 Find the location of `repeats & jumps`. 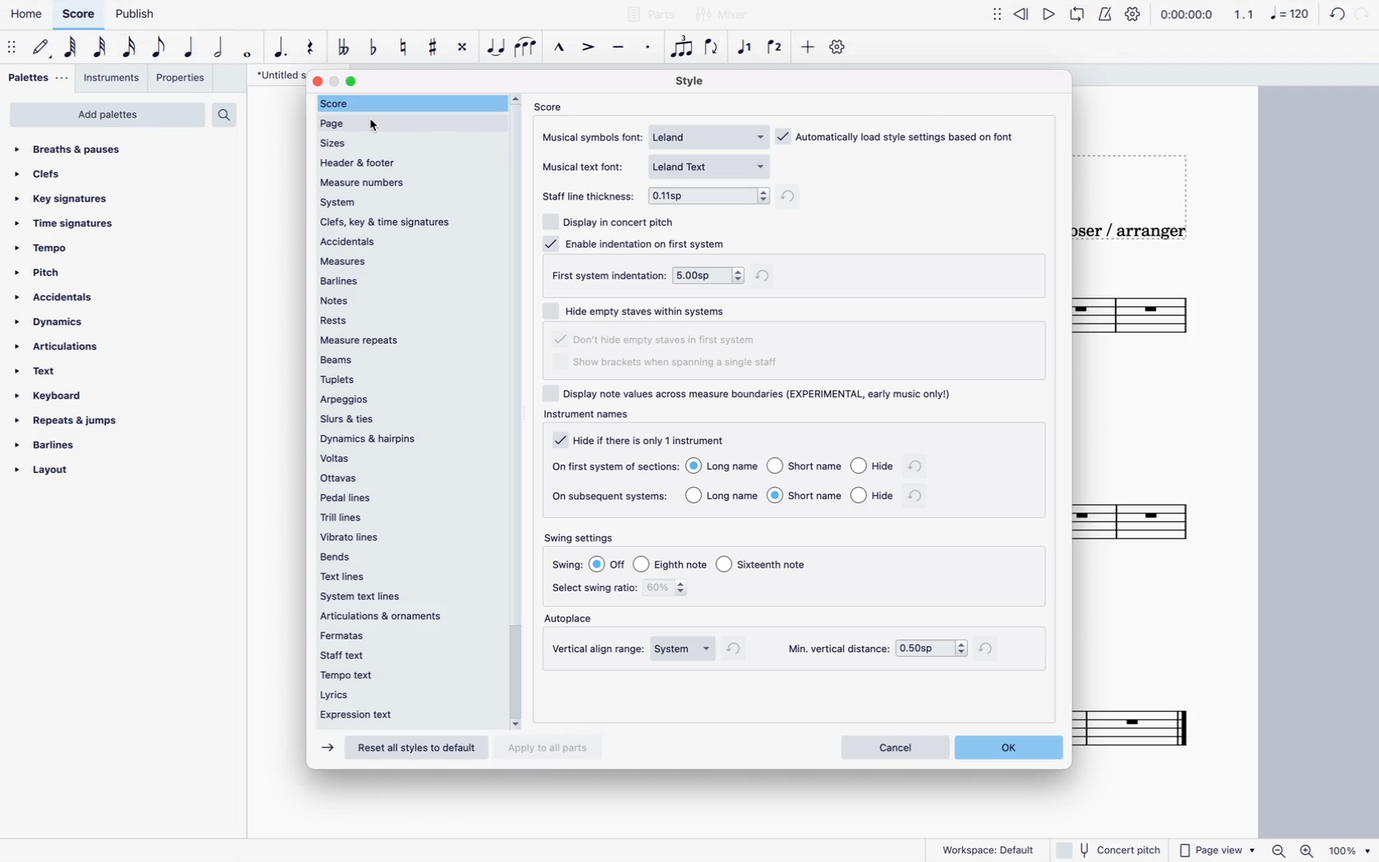

repeats & jumps is located at coordinates (73, 420).